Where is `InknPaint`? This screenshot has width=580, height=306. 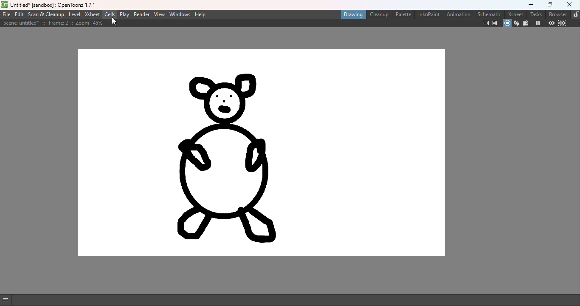
InknPaint is located at coordinates (428, 14).